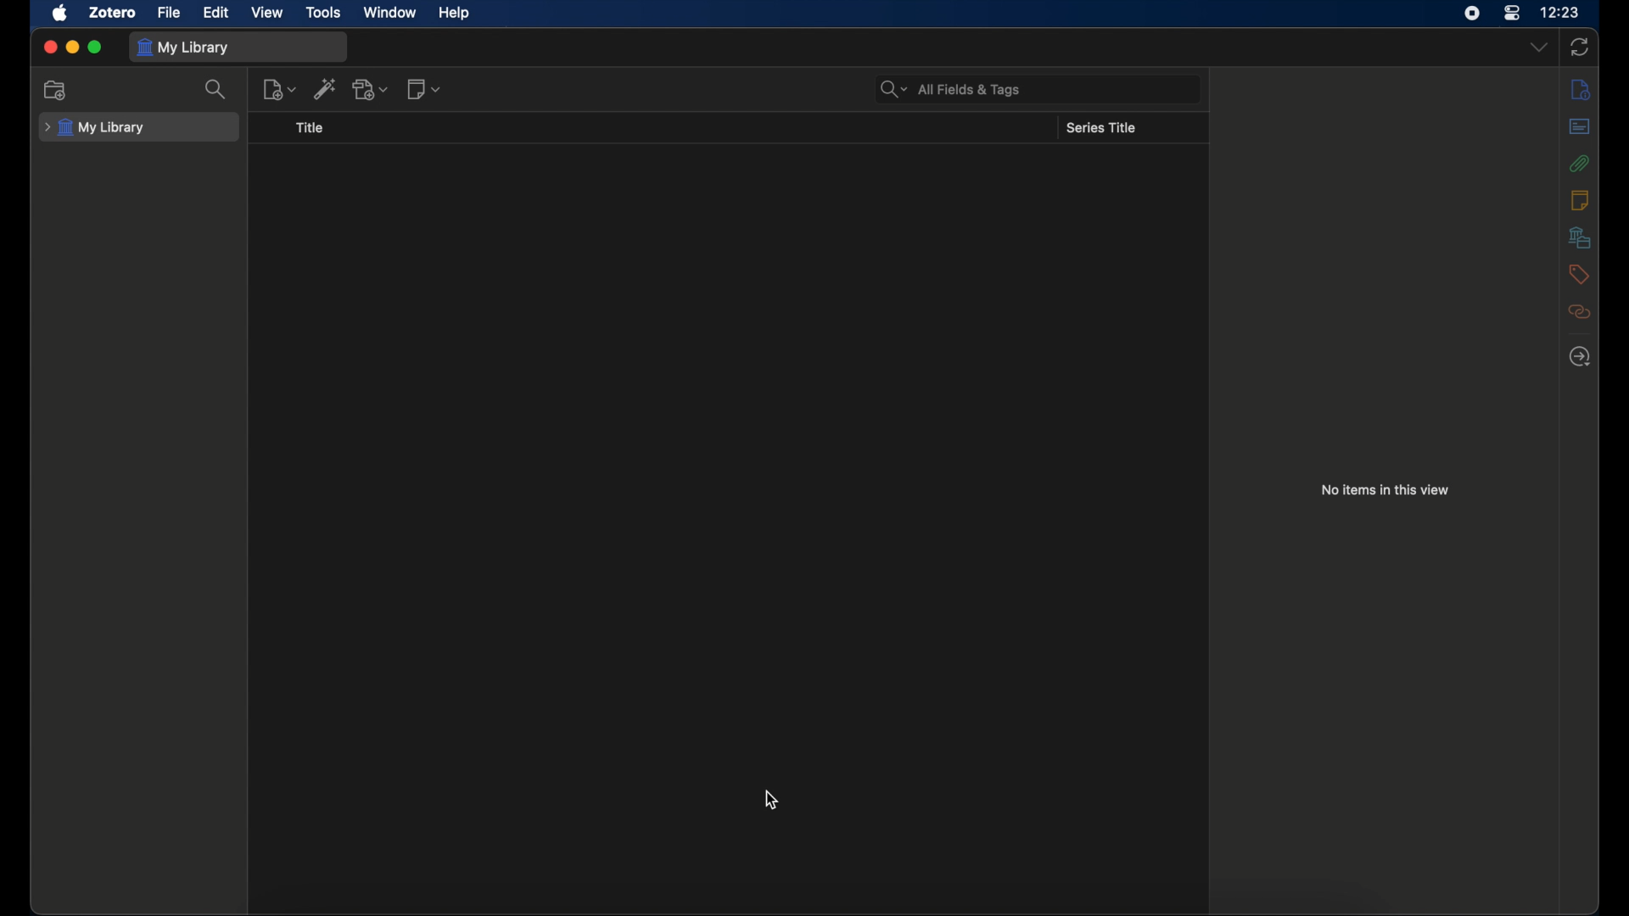 The width and height of the screenshot is (1629, 916). Describe the element at coordinates (1511, 14) in the screenshot. I see `control center` at that location.